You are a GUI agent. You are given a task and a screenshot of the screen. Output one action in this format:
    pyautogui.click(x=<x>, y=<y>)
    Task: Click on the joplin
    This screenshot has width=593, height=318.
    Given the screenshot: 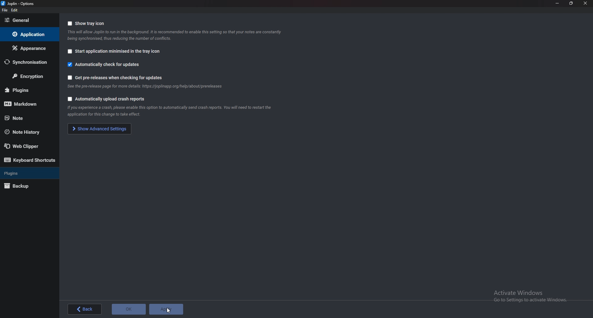 What is the action you would take?
    pyautogui.click(x=21, y=4)
    